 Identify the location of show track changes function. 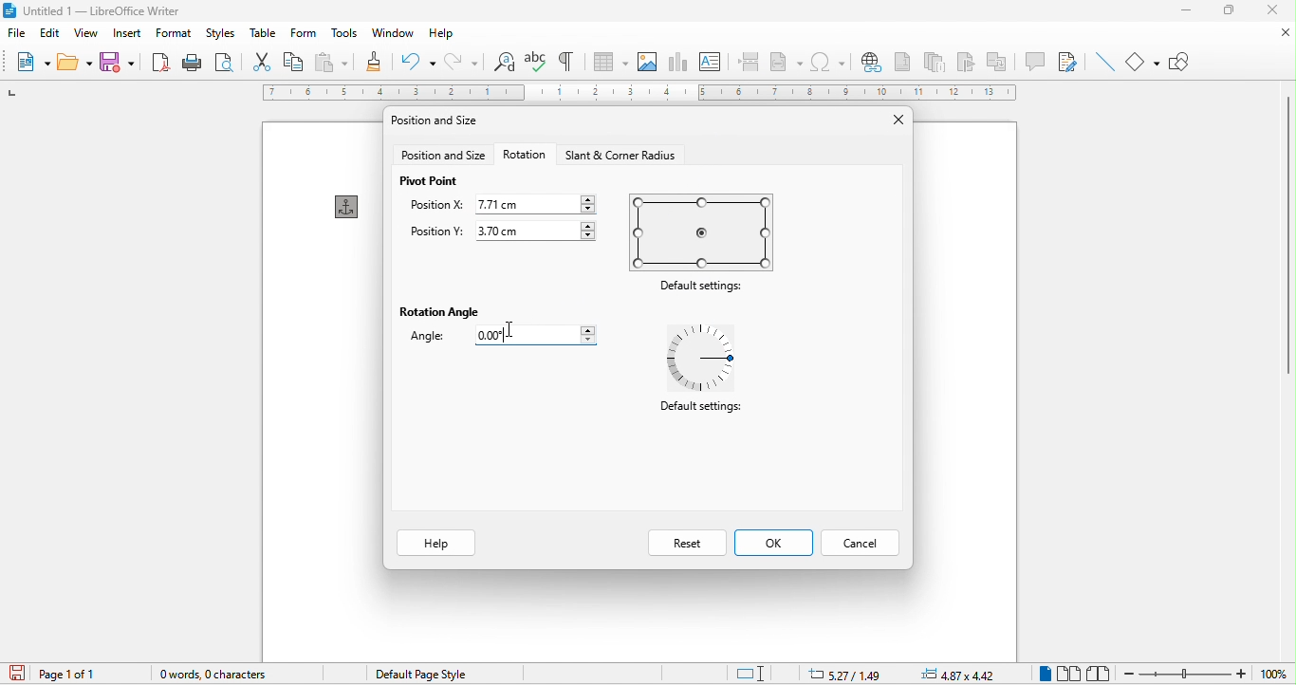
(1067, 61).